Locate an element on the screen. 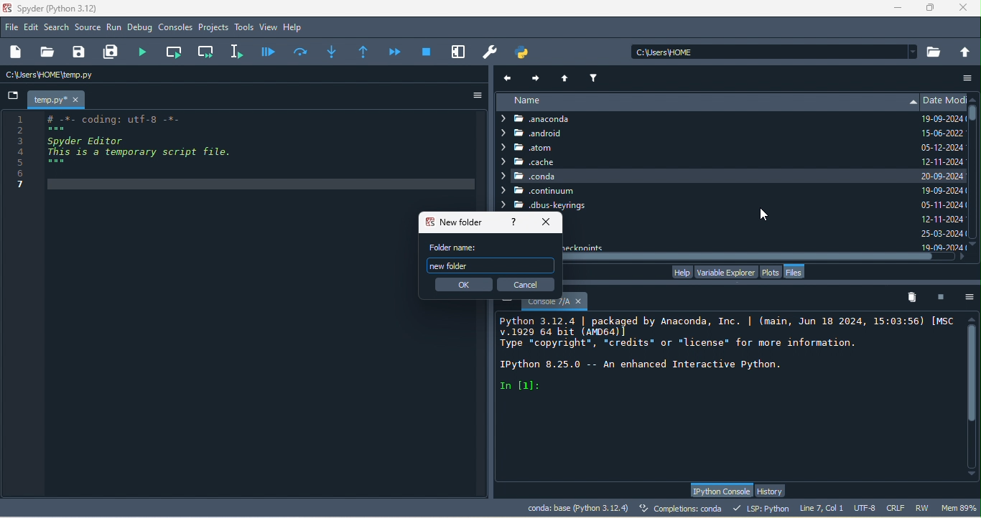  help is located at coordinates (296, 28).